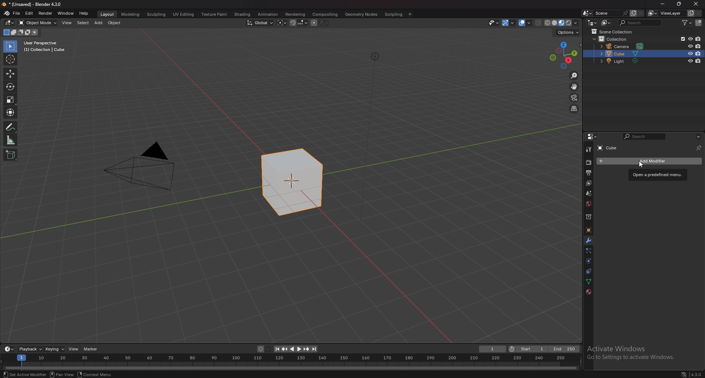 The image size is (705, 378). What do you see at coordinates (697, 4) in the screenshot?
I see `close` at bounding box center [697, 4].